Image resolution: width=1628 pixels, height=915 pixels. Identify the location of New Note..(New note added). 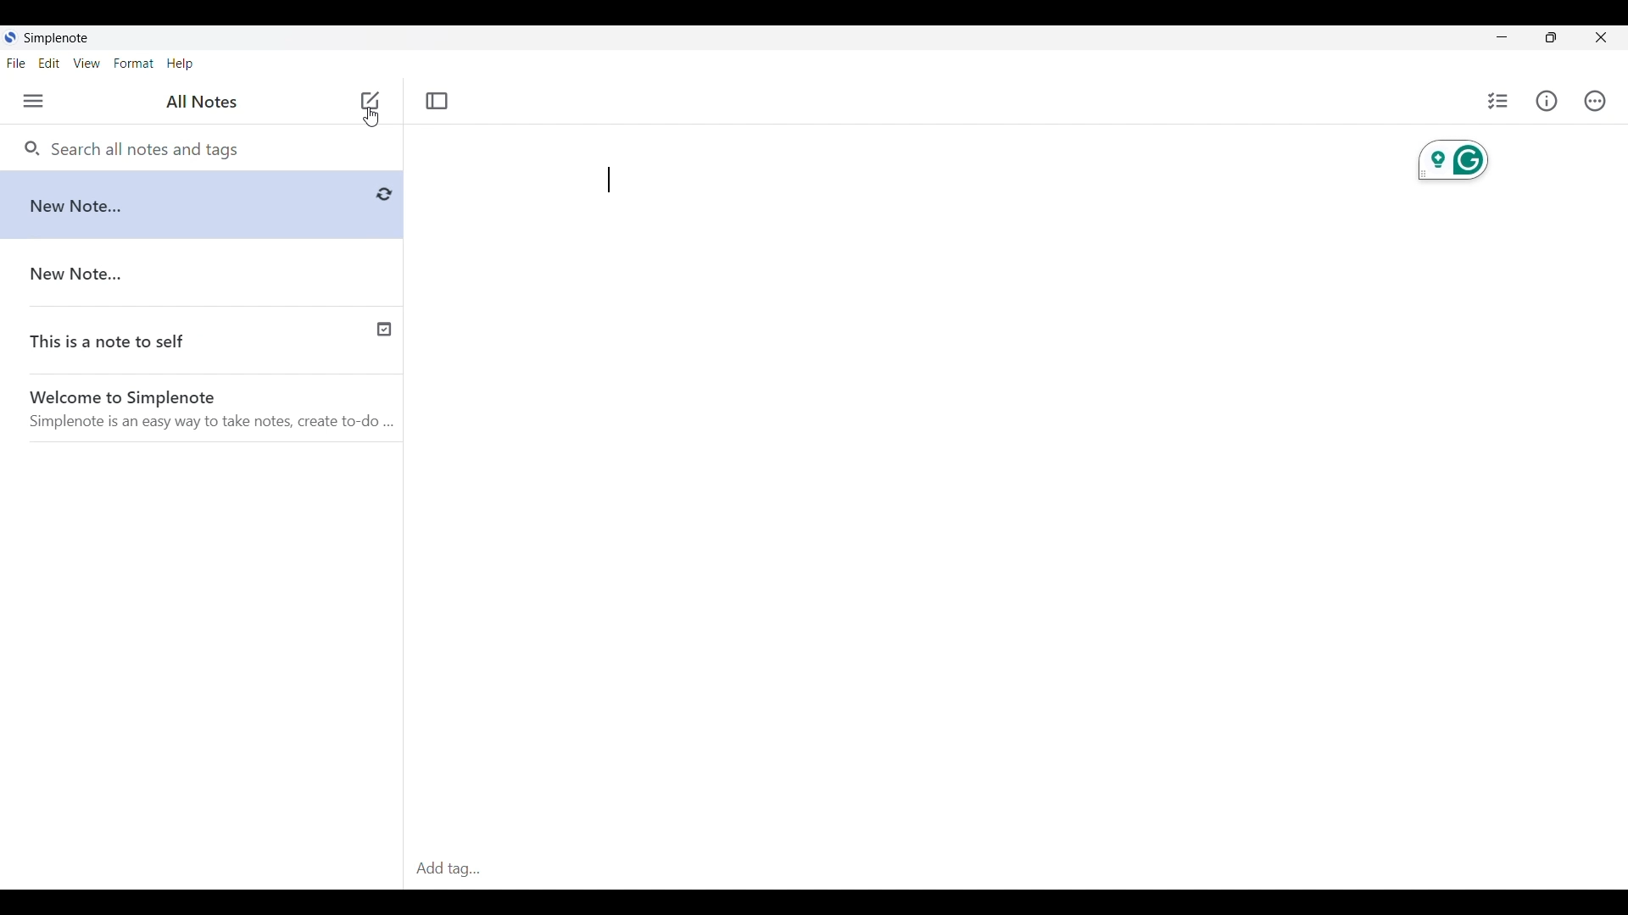
(186, 204).